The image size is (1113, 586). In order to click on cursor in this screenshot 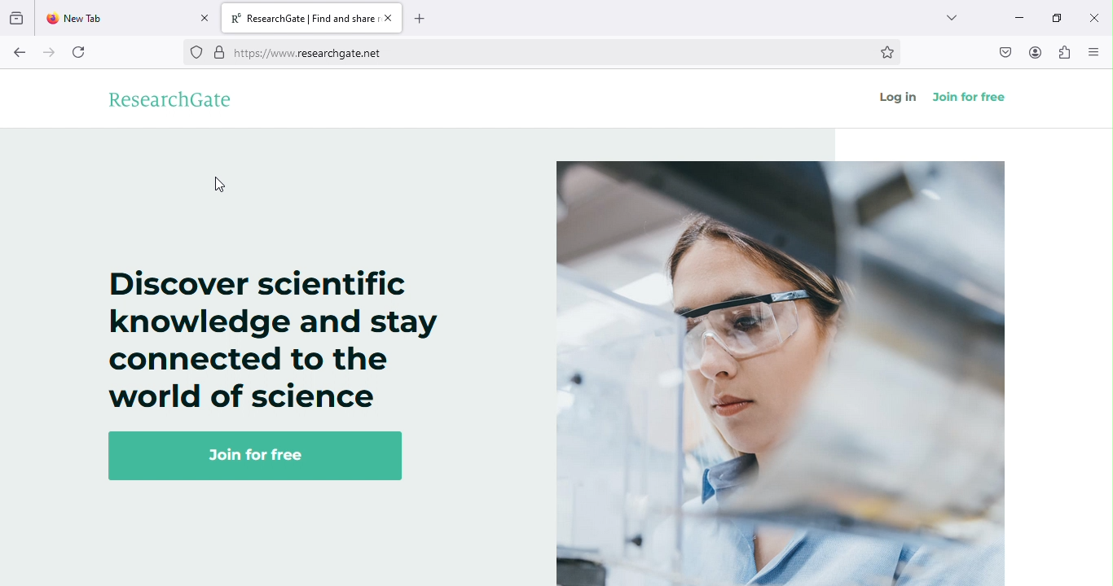, I will do `click(220, 186)`.